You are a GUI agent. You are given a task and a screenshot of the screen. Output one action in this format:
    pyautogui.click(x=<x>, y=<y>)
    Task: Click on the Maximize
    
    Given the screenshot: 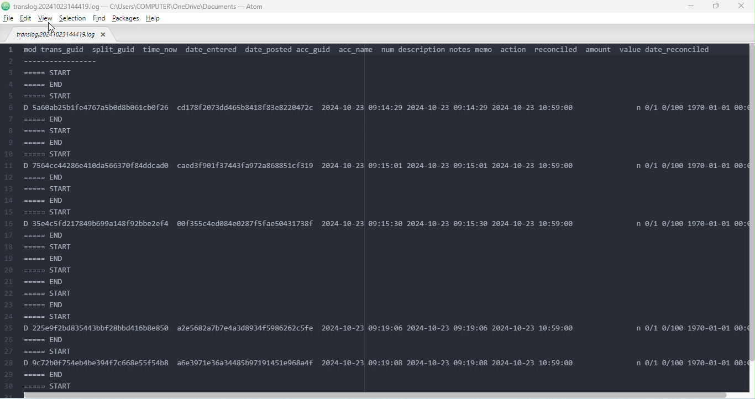 What is the action you would take?
    pyautogui.click(x=716, y=7)
    